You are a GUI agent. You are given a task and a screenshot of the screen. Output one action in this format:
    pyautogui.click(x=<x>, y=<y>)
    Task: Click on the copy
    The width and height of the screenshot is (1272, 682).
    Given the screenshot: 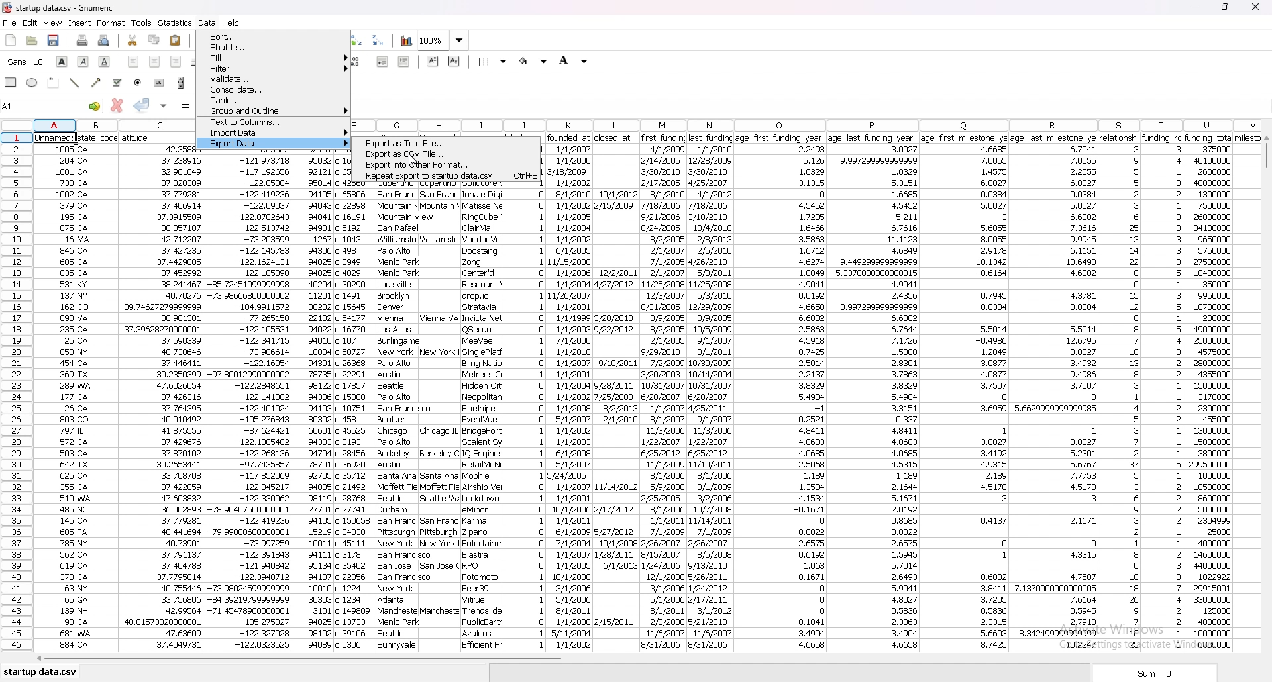 What is the action you would take?
    pyautogui.click(x=154, y=40)
    